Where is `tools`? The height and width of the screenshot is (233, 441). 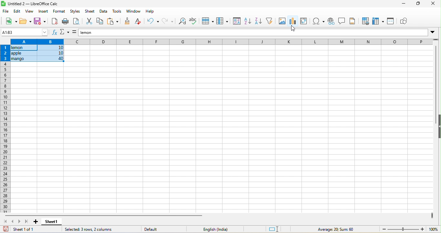
tools is located at coordinates (118, 11).